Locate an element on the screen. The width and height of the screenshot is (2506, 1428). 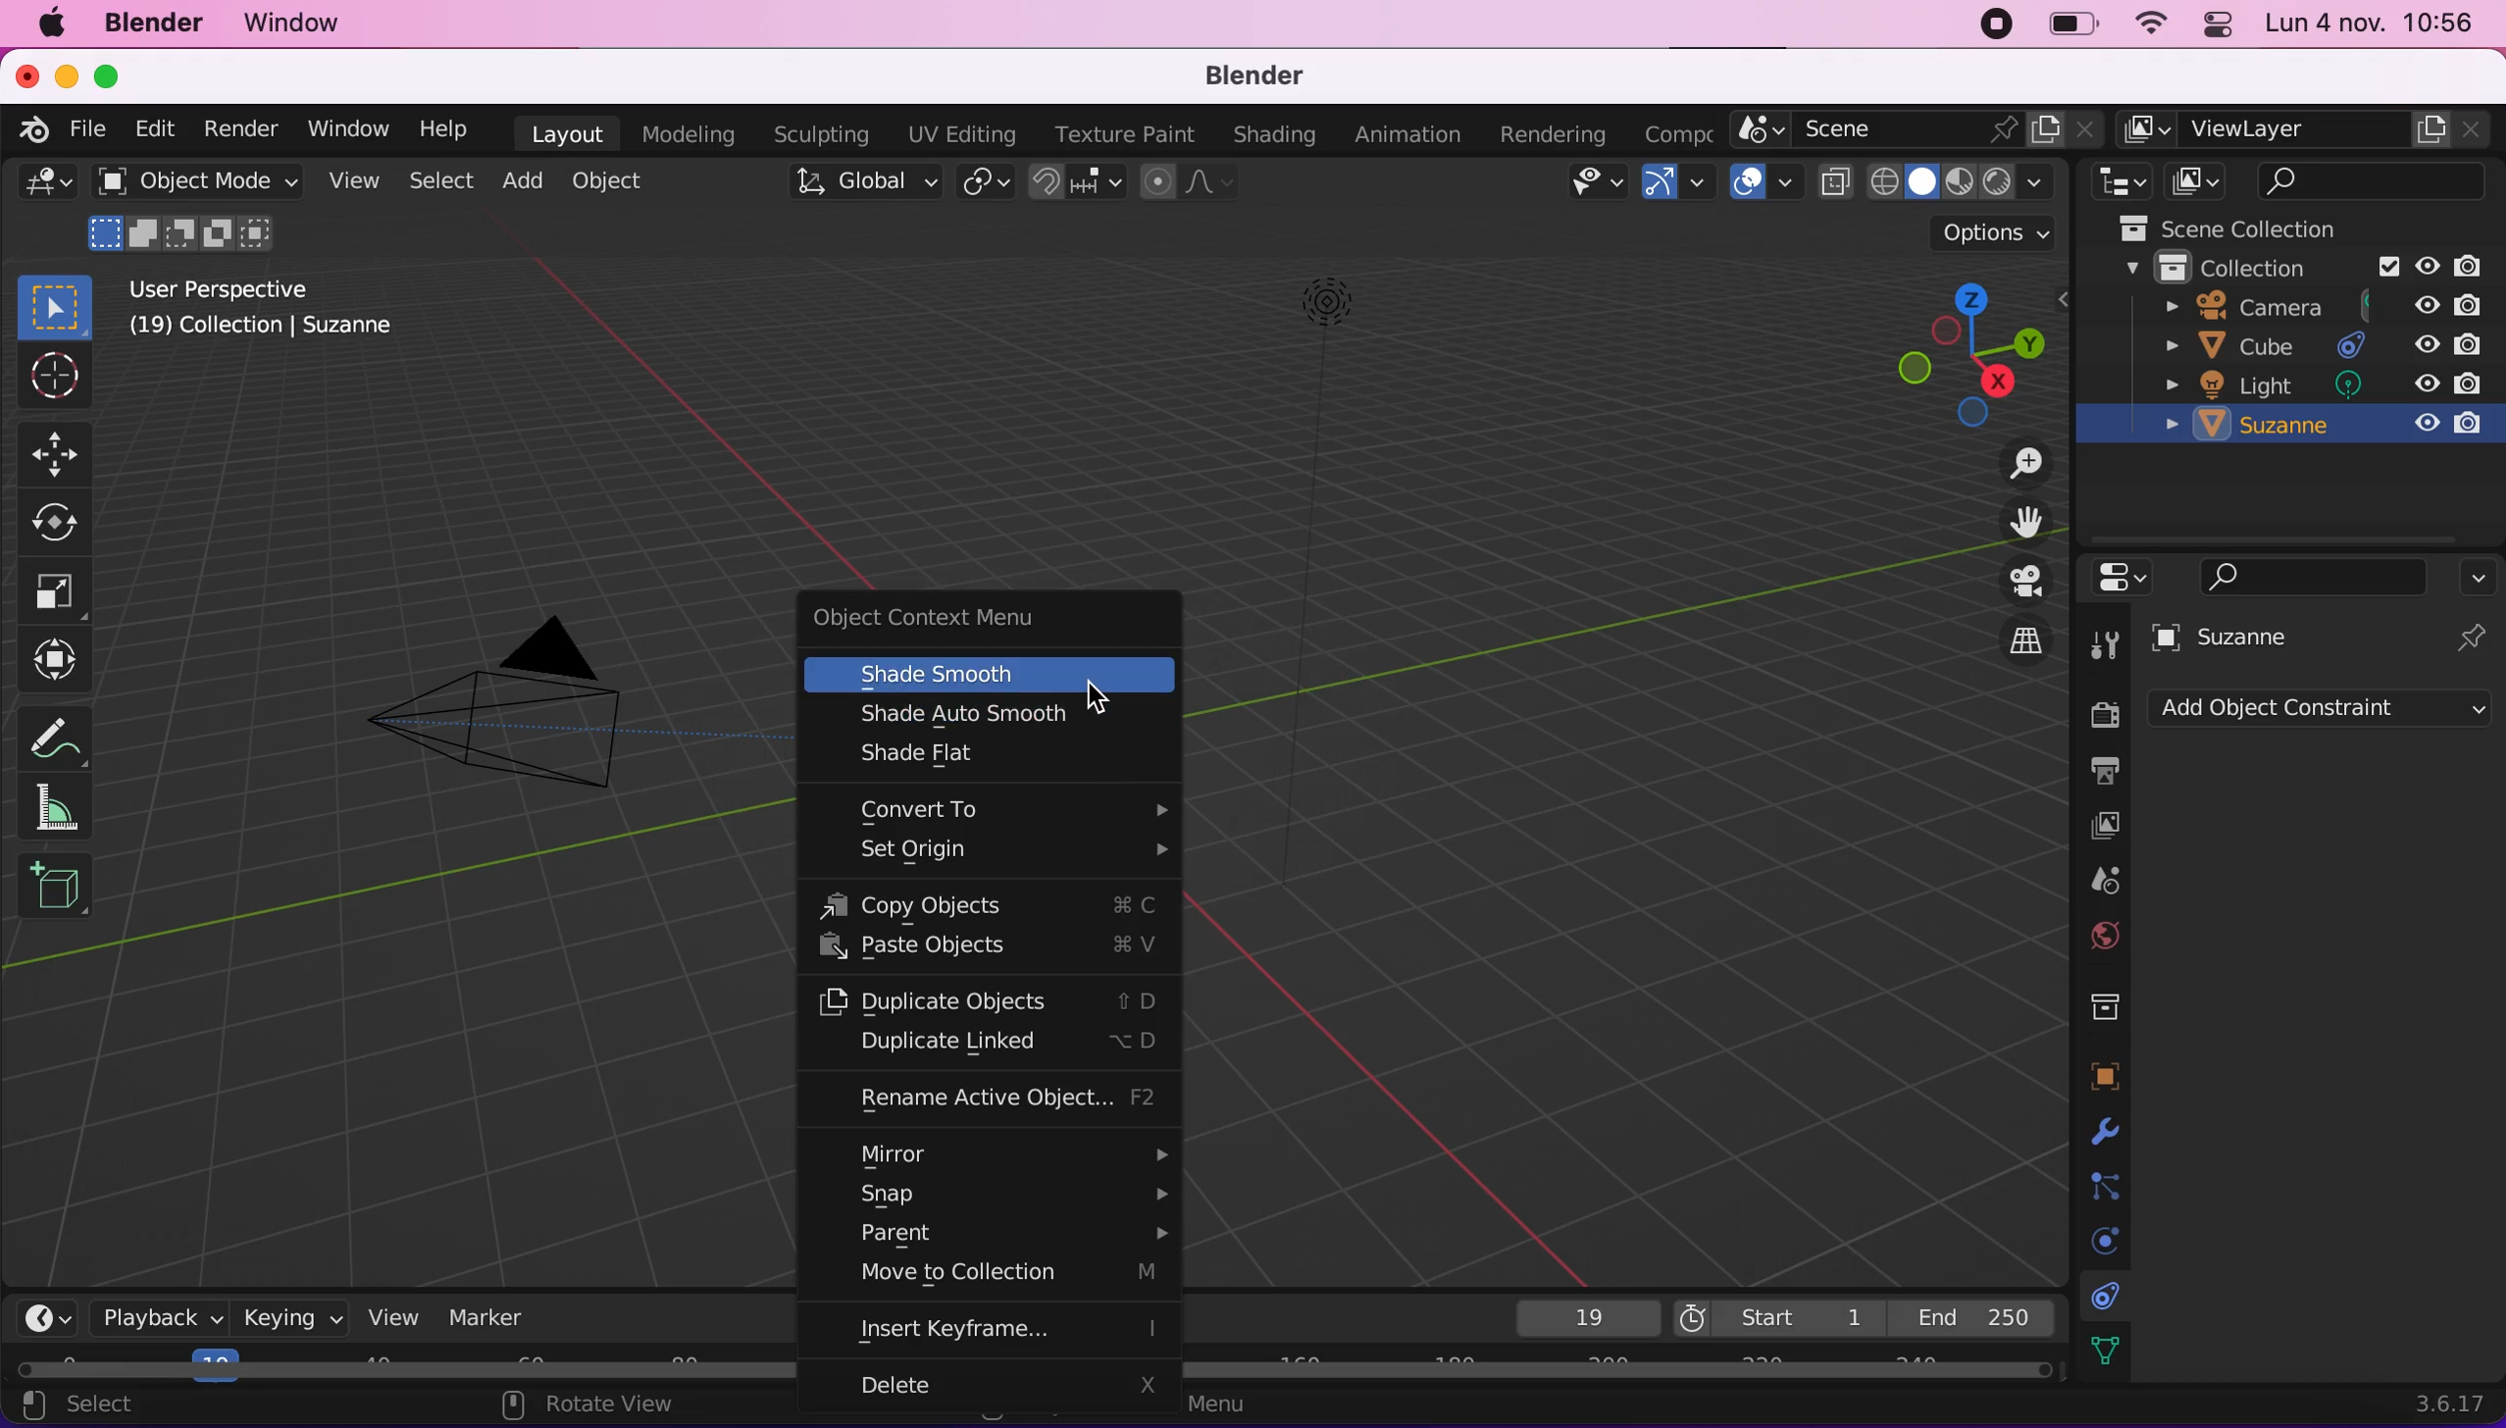
select is located at coordinates (102, 1407).